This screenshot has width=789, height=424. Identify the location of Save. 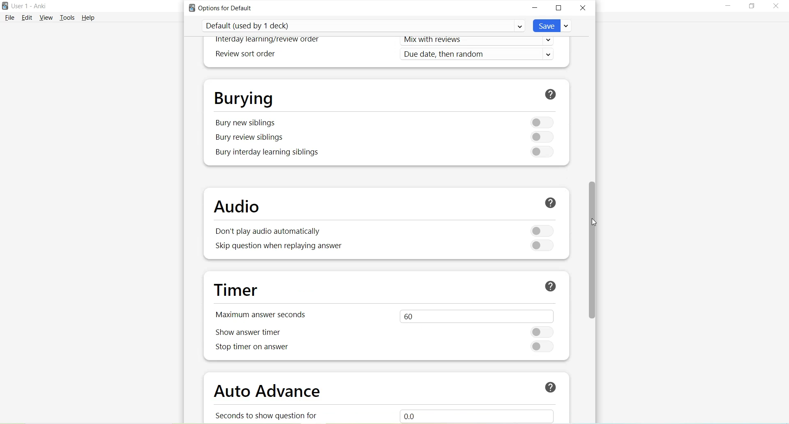
(553, 25).